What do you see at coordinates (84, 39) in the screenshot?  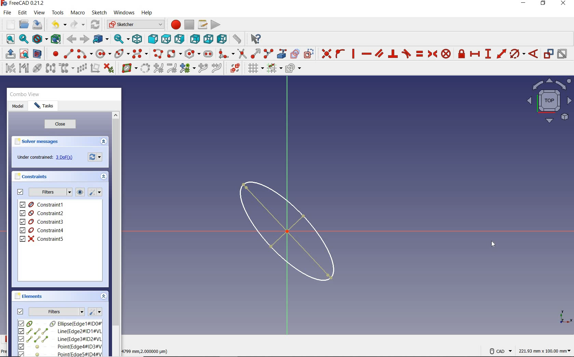 I see `forward` at bounding box center [84, 39].